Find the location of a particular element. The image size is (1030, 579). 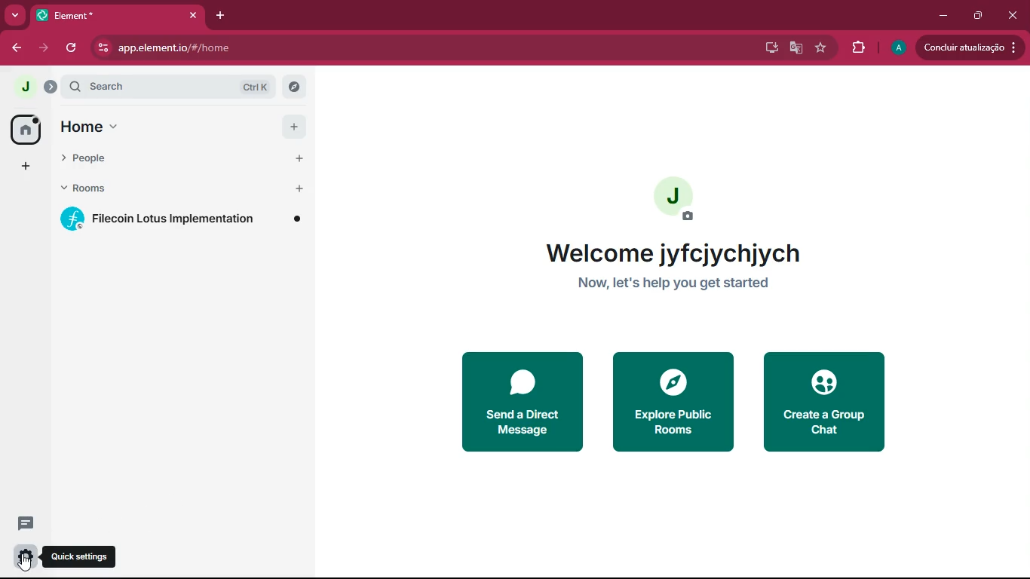

back is located at coordinates (12, 49).